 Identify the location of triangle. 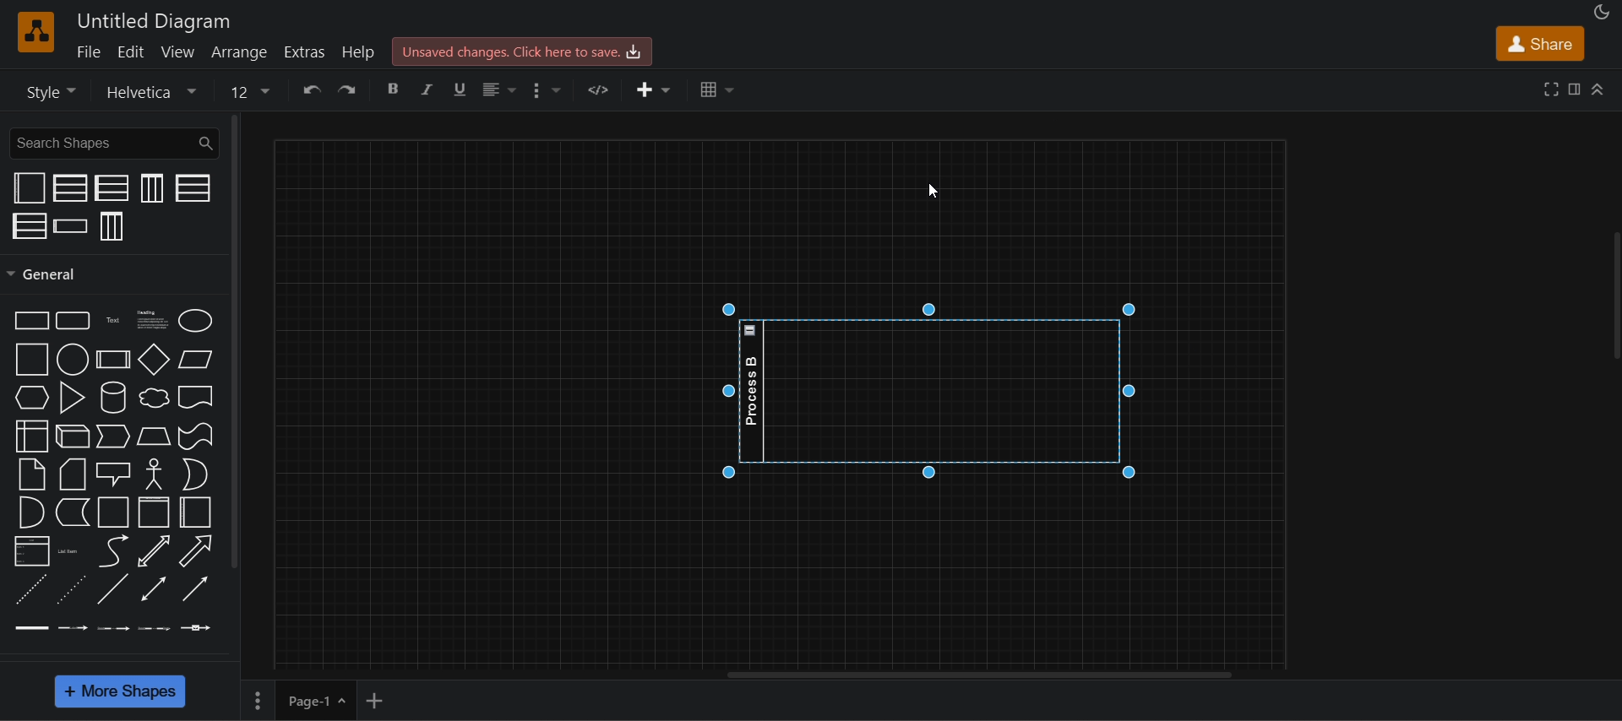
(72, 397).